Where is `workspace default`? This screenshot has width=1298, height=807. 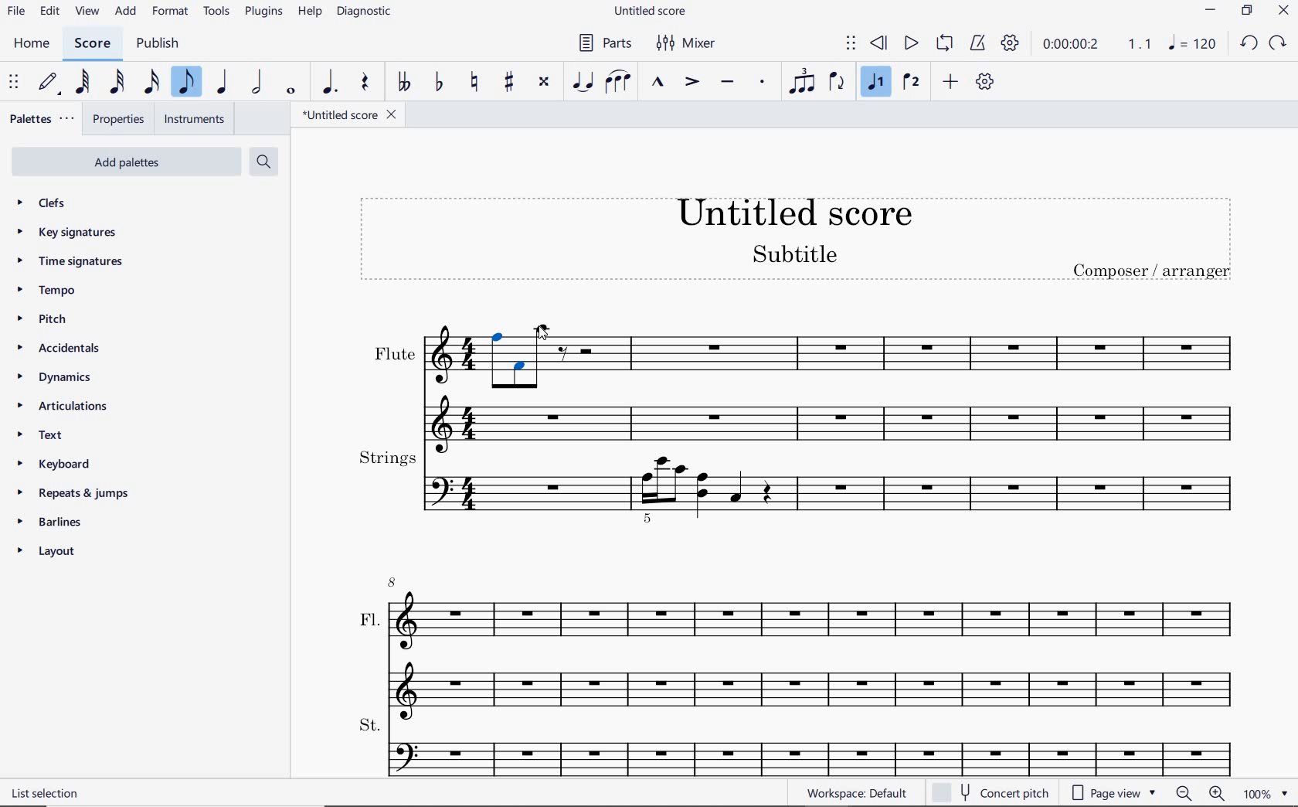
workspace default is located at coordinates (857, 793).